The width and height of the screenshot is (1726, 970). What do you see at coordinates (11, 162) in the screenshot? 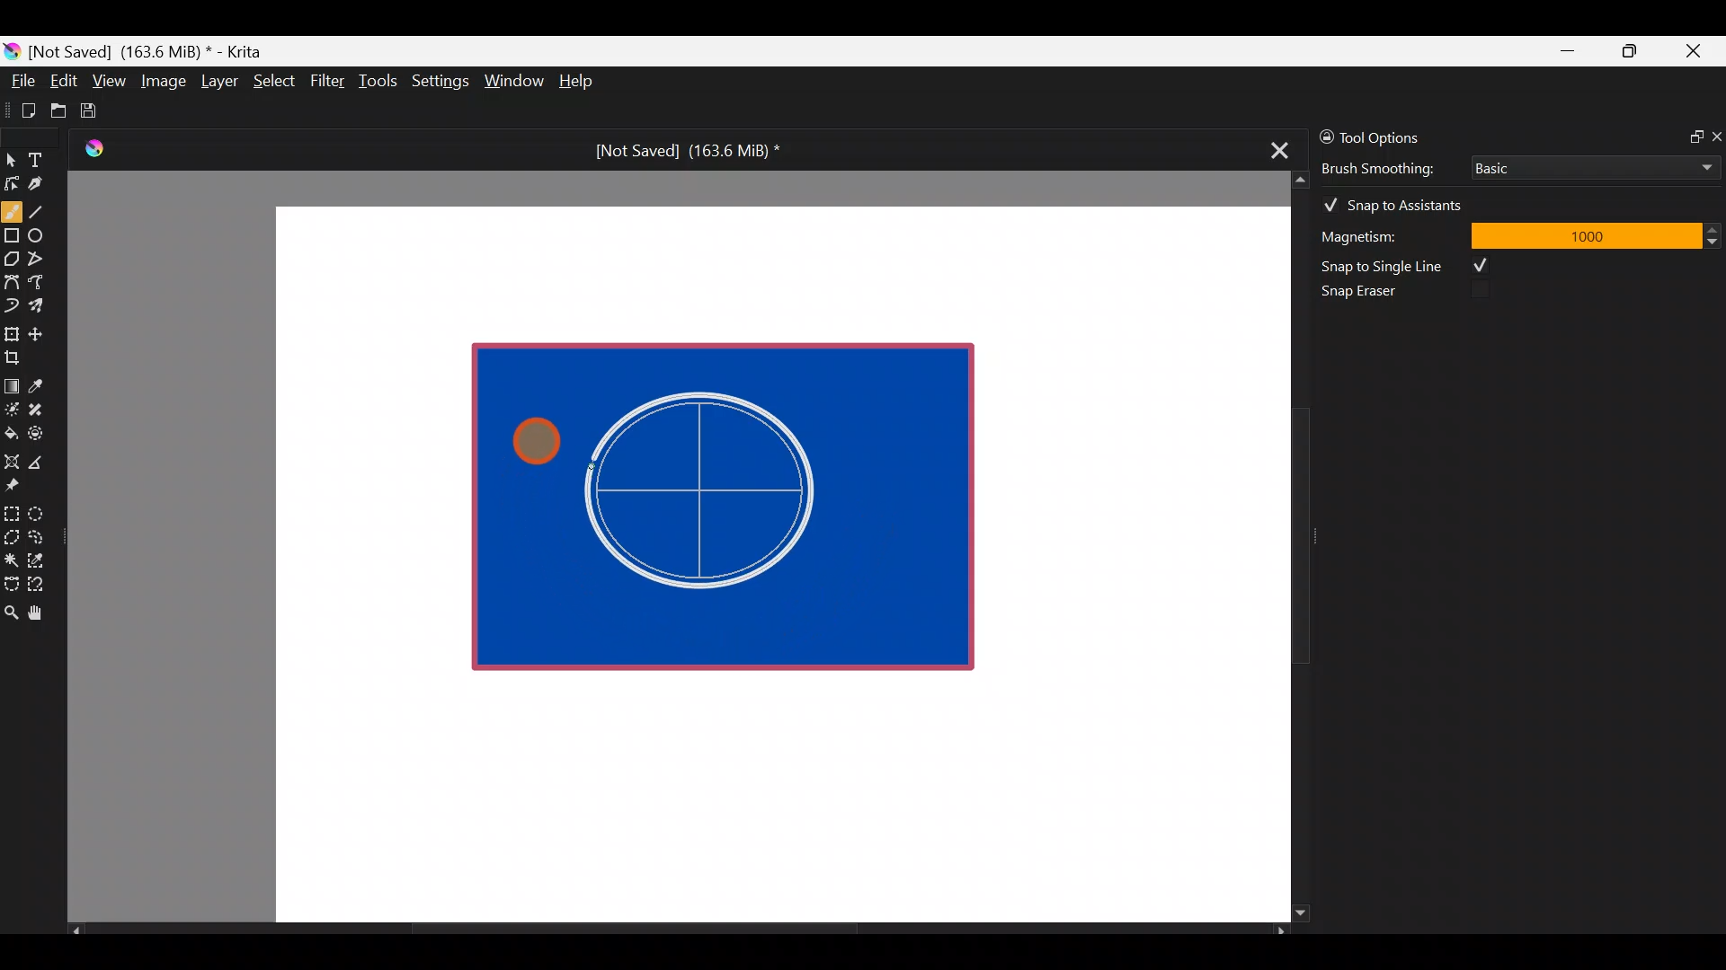
I see `Select shapes tool` at bounding box center [11, 162].